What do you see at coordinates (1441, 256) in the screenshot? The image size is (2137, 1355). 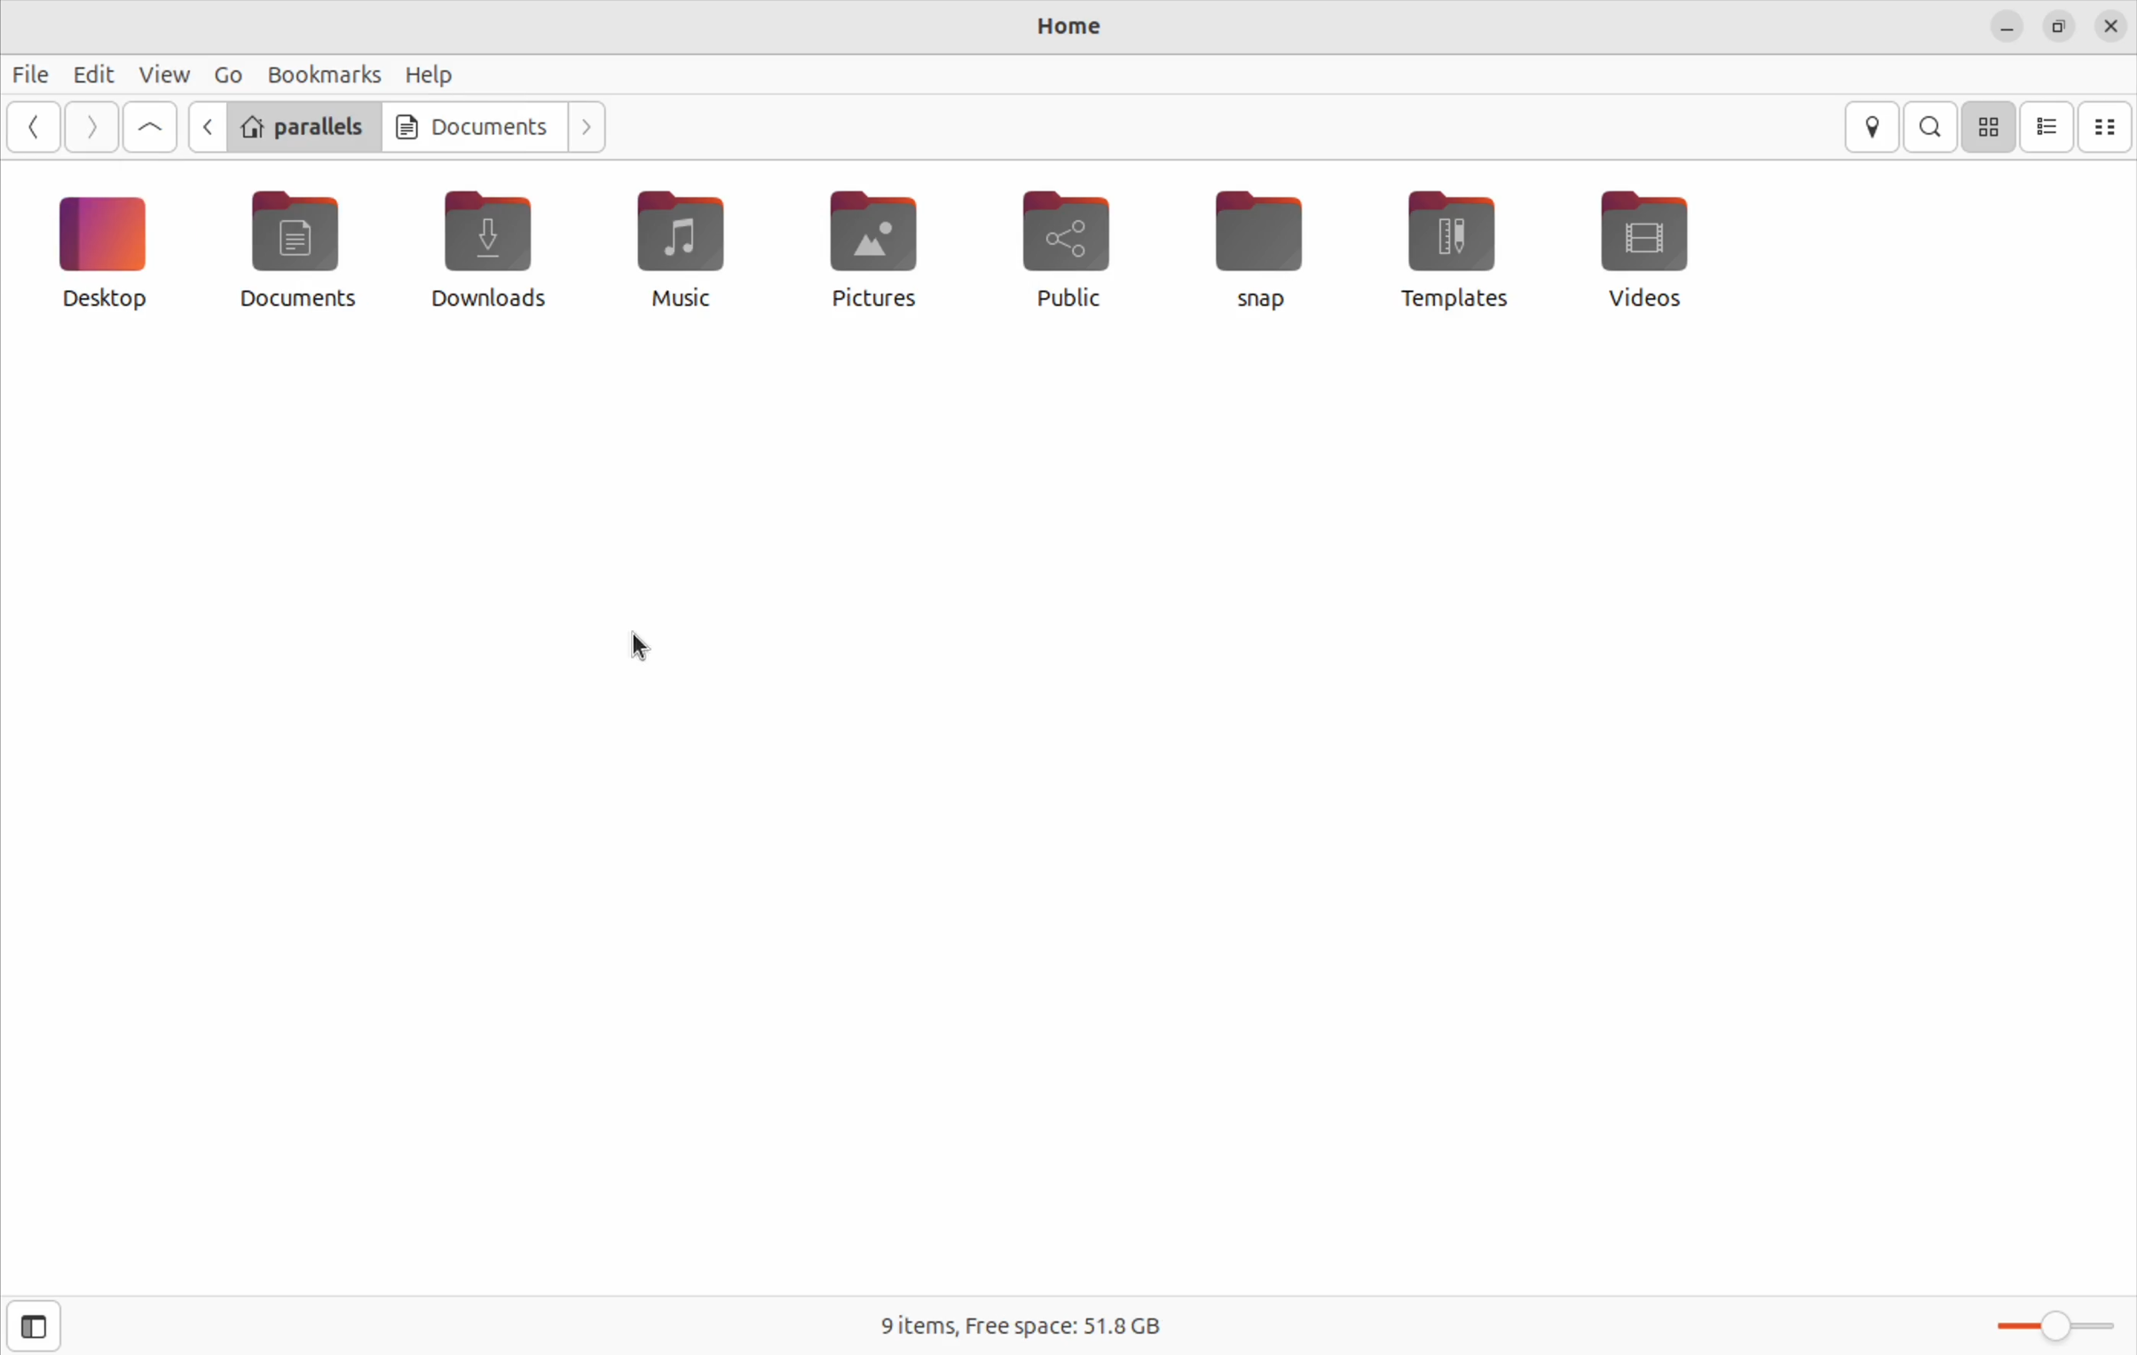 I see `templates` at bounding box center [1441, 256].